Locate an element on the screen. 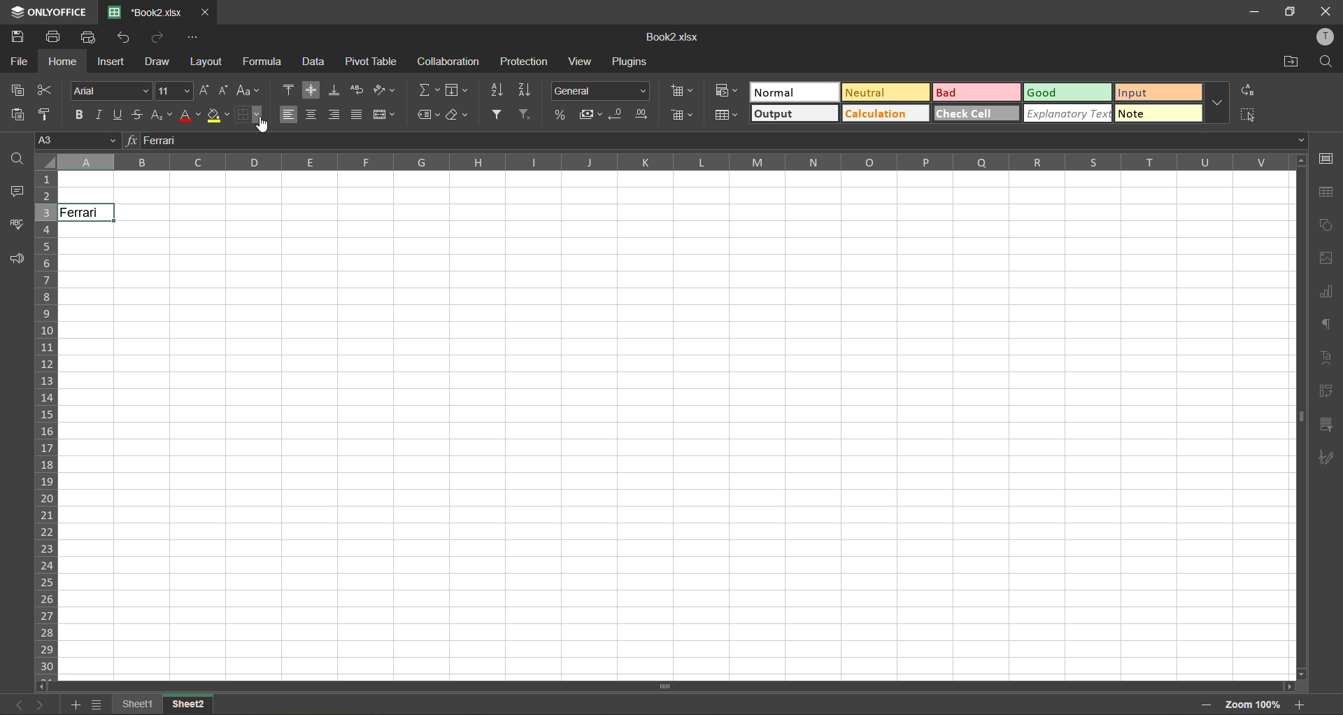 The height and width of the screenshot is (715, 1343). clear is located at coordinates (458, 114).